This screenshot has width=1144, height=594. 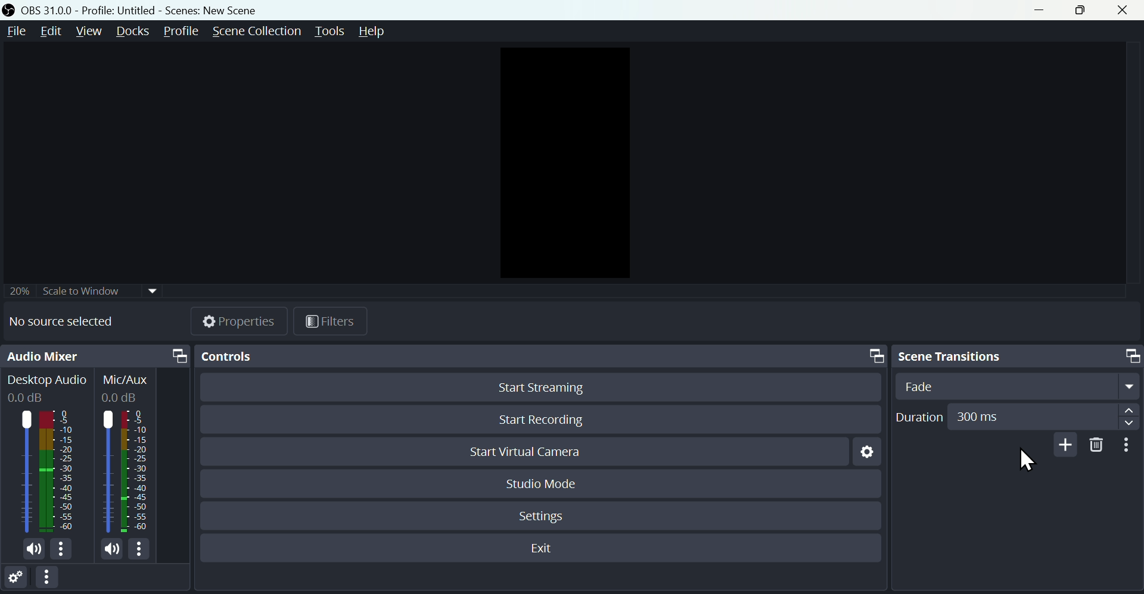 I want to click on Select Transition, so click(x=1018, y=386).